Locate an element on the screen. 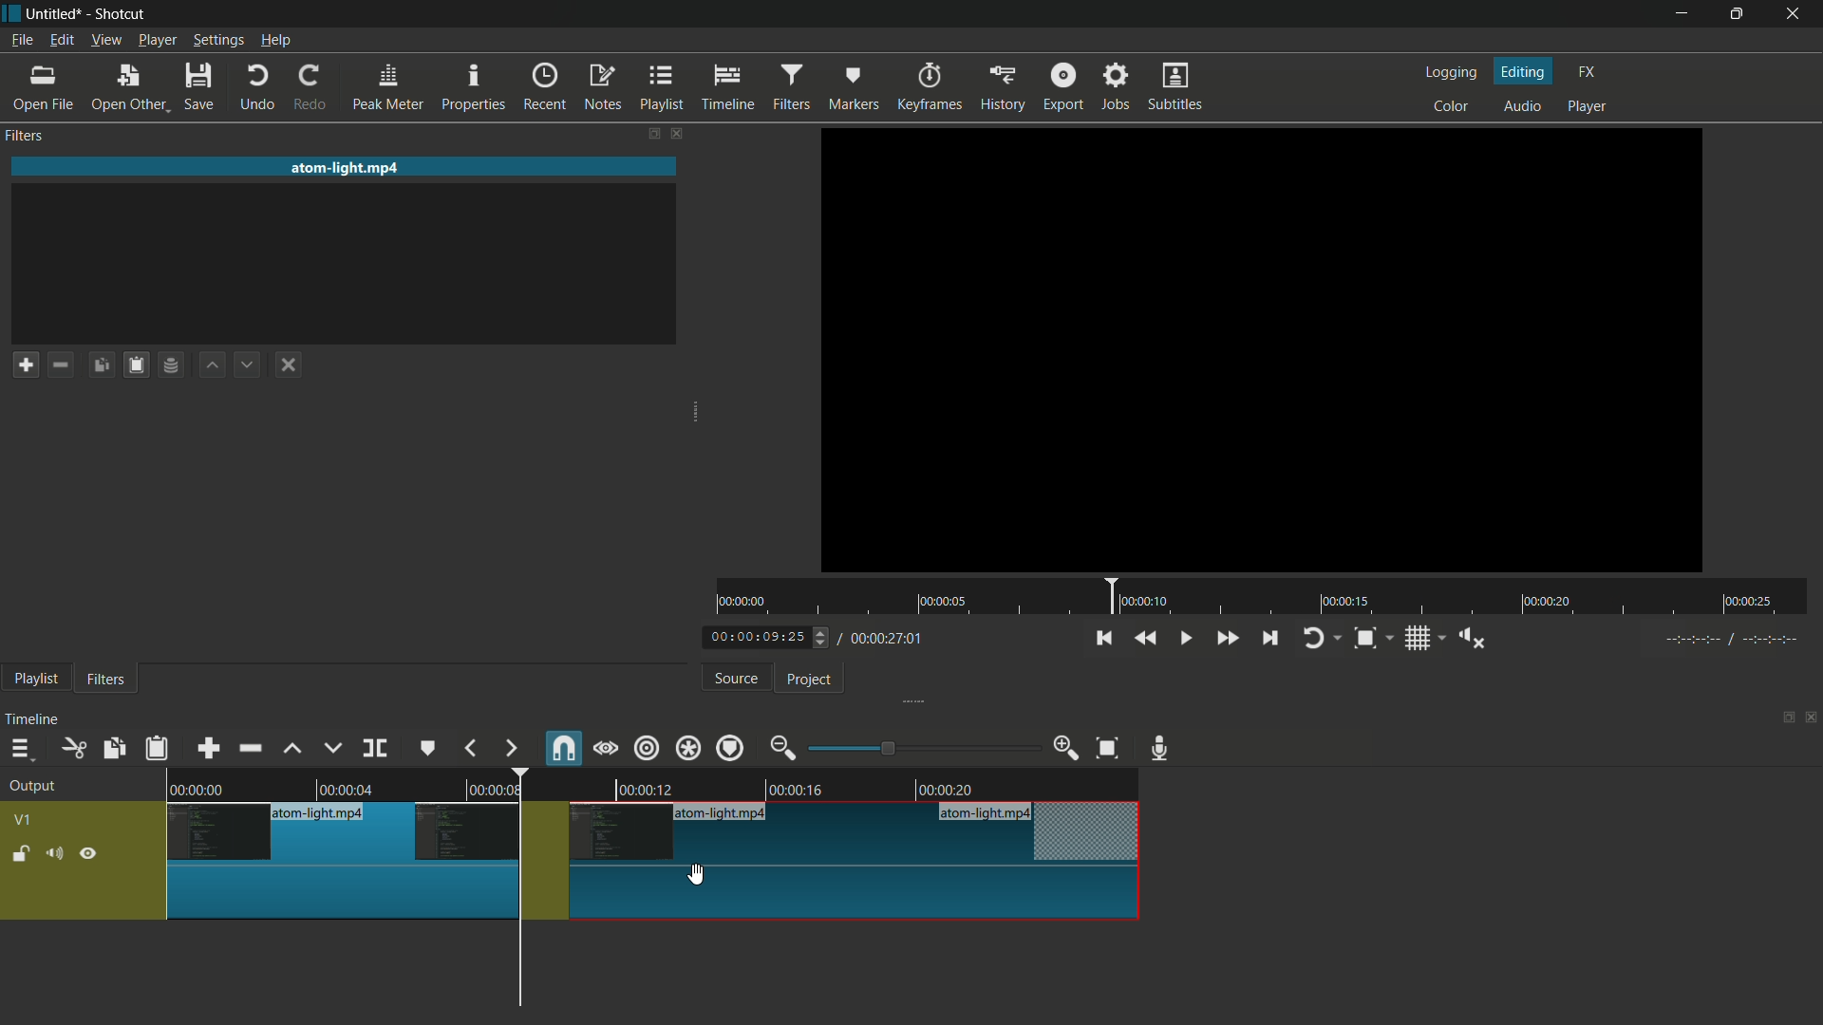 Image resolution: width=1823 pixels, height=1025 pixels. settings menu is located at coordinates (217, 41).